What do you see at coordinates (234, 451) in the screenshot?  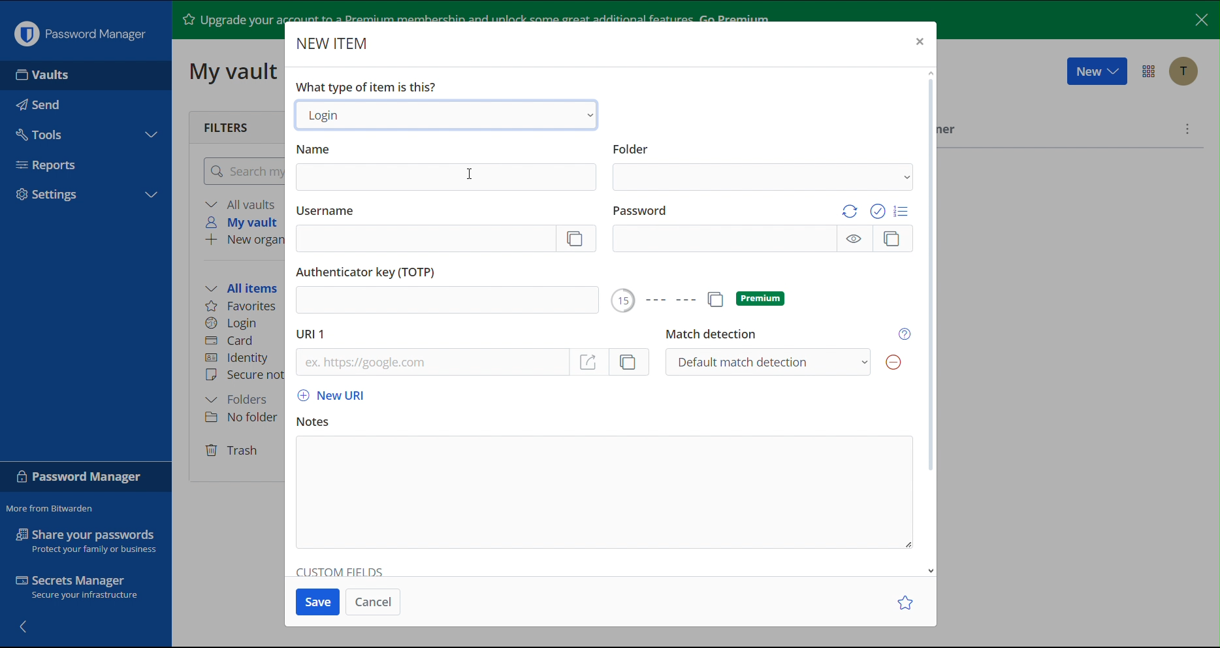 I see `Trash` at bounding box center [234, 451].